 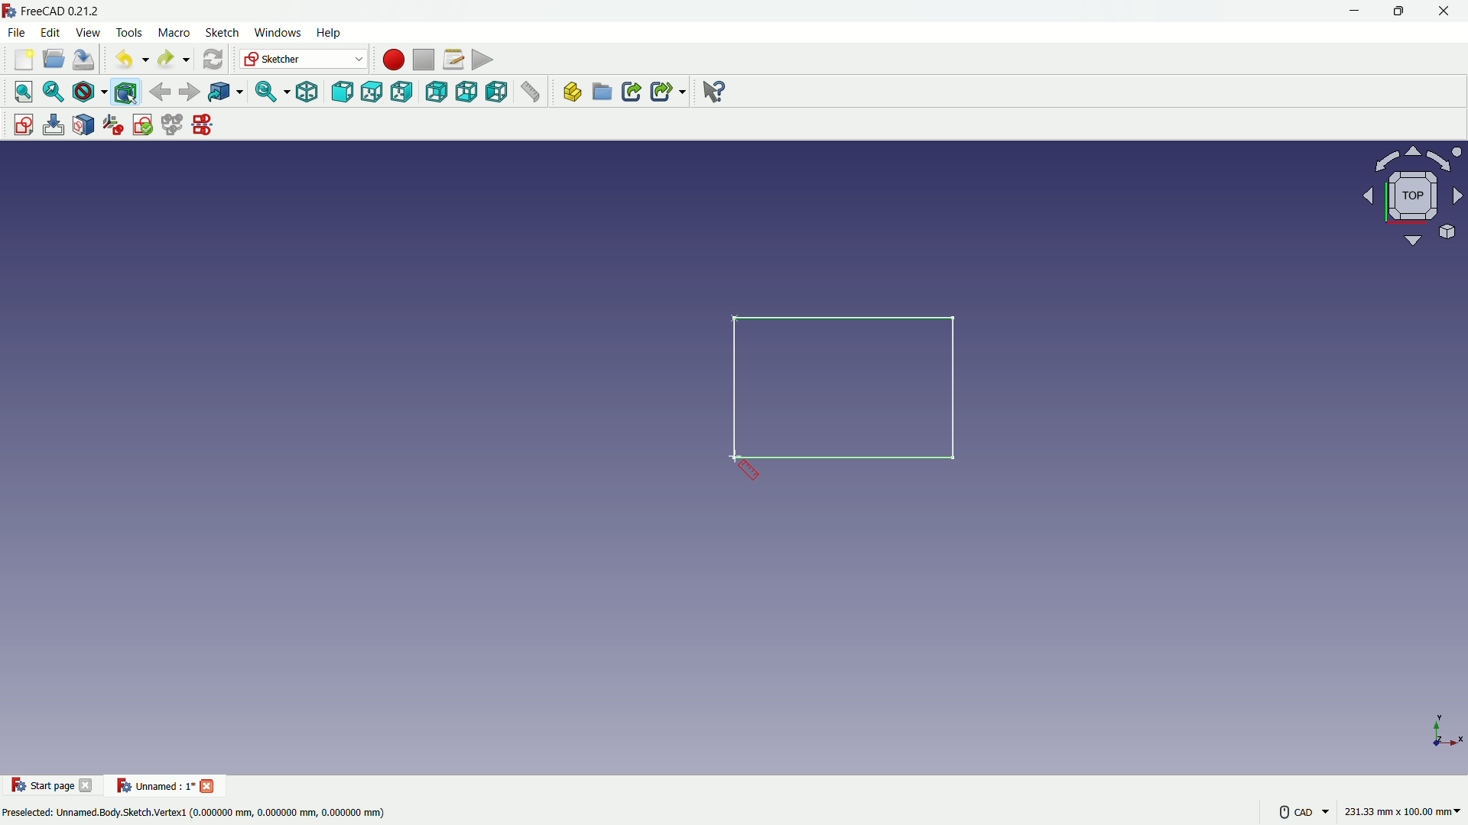 What do you see at coordinates (53, 92) in the screenshot?
I see `fit selection` at bounding box center [53, 92].